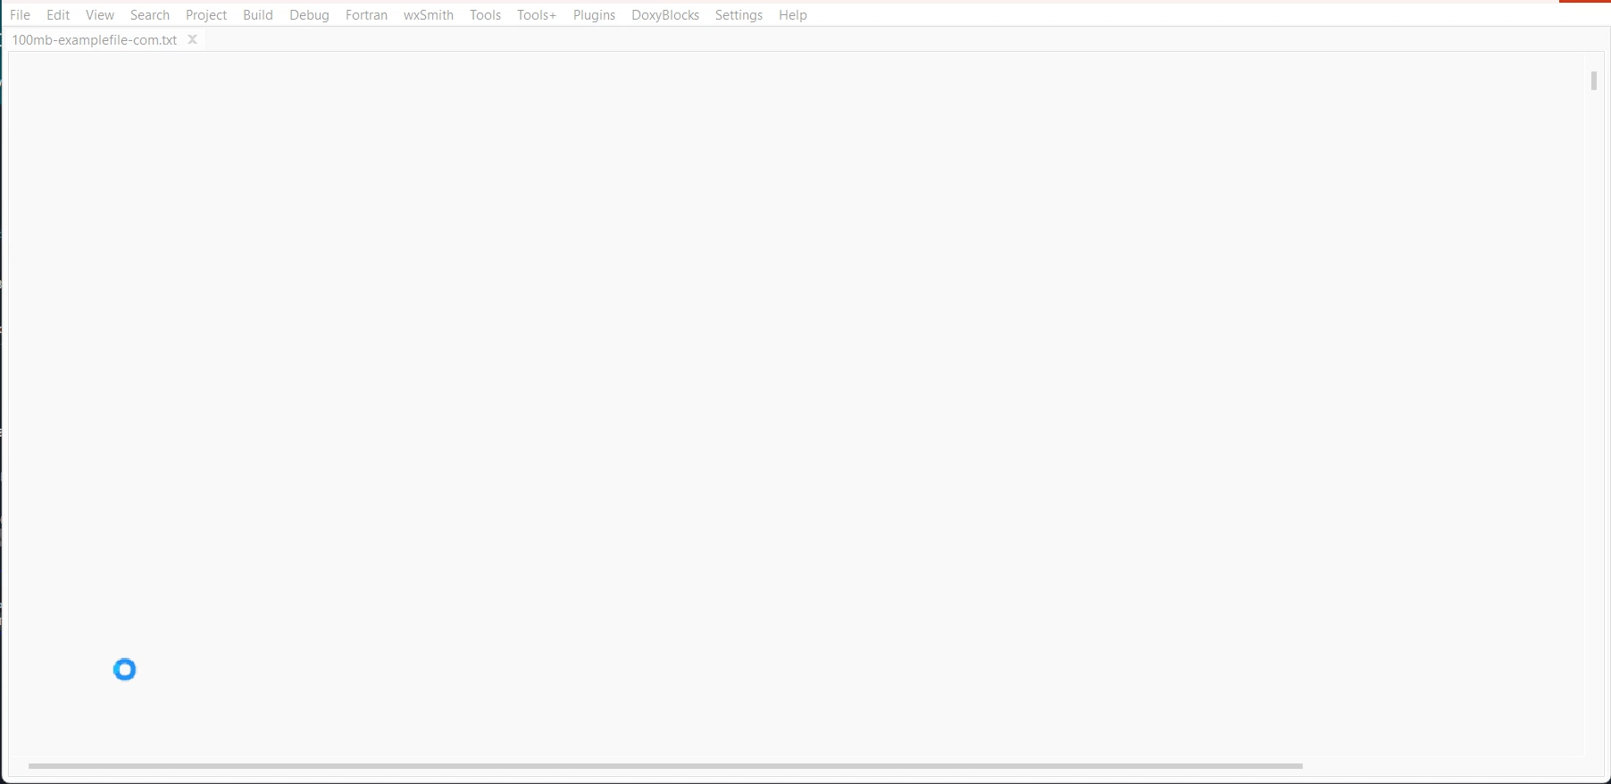  I want to click on Settings, so click(739, 15).